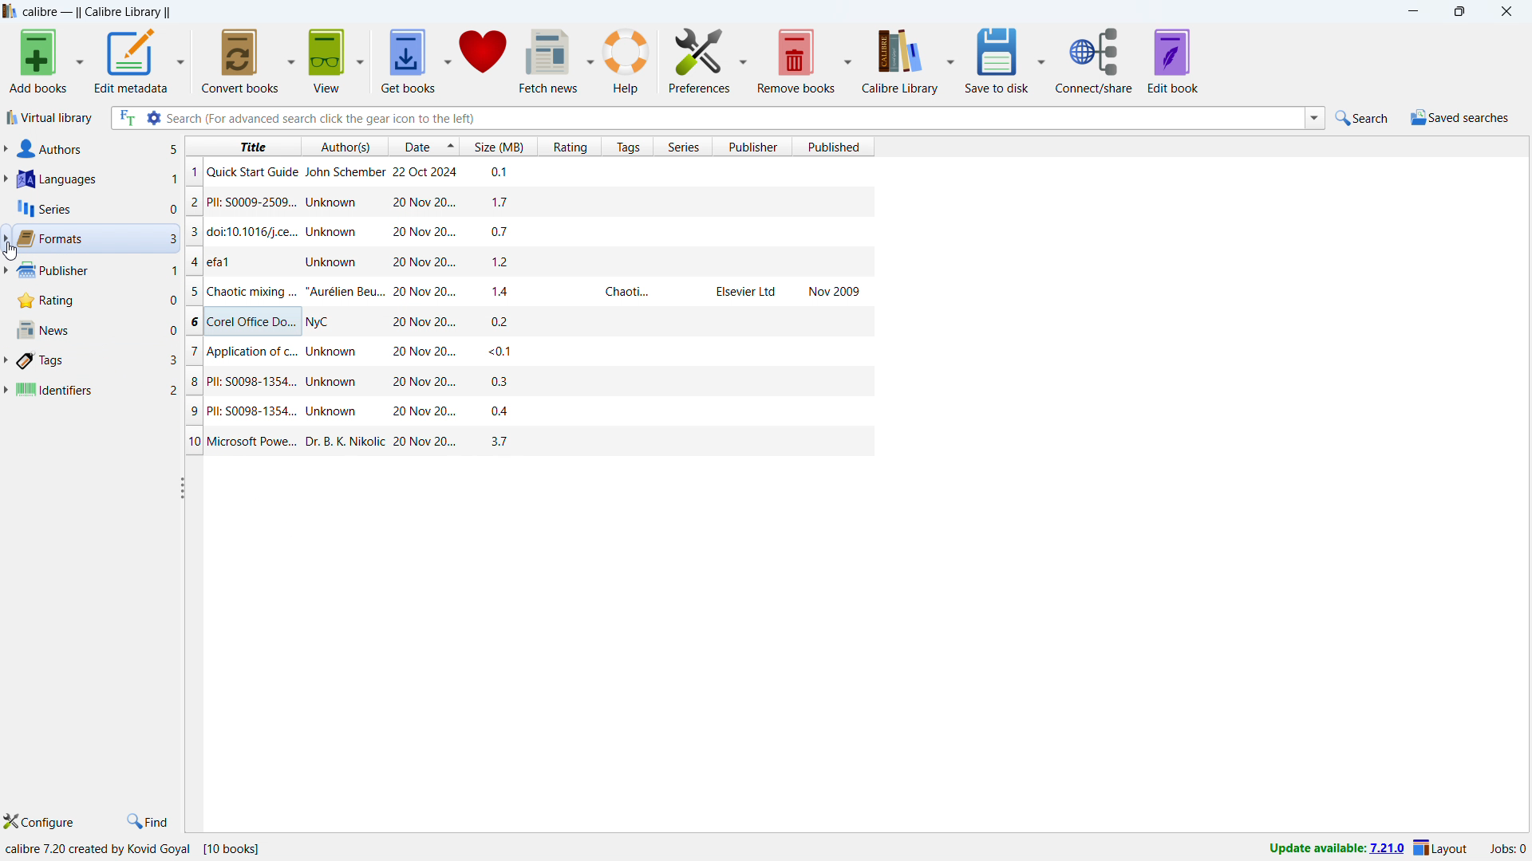 Image resolution: width=1532 pixels, height=861 pixels. I want to click on publisher, so click(97, 270).